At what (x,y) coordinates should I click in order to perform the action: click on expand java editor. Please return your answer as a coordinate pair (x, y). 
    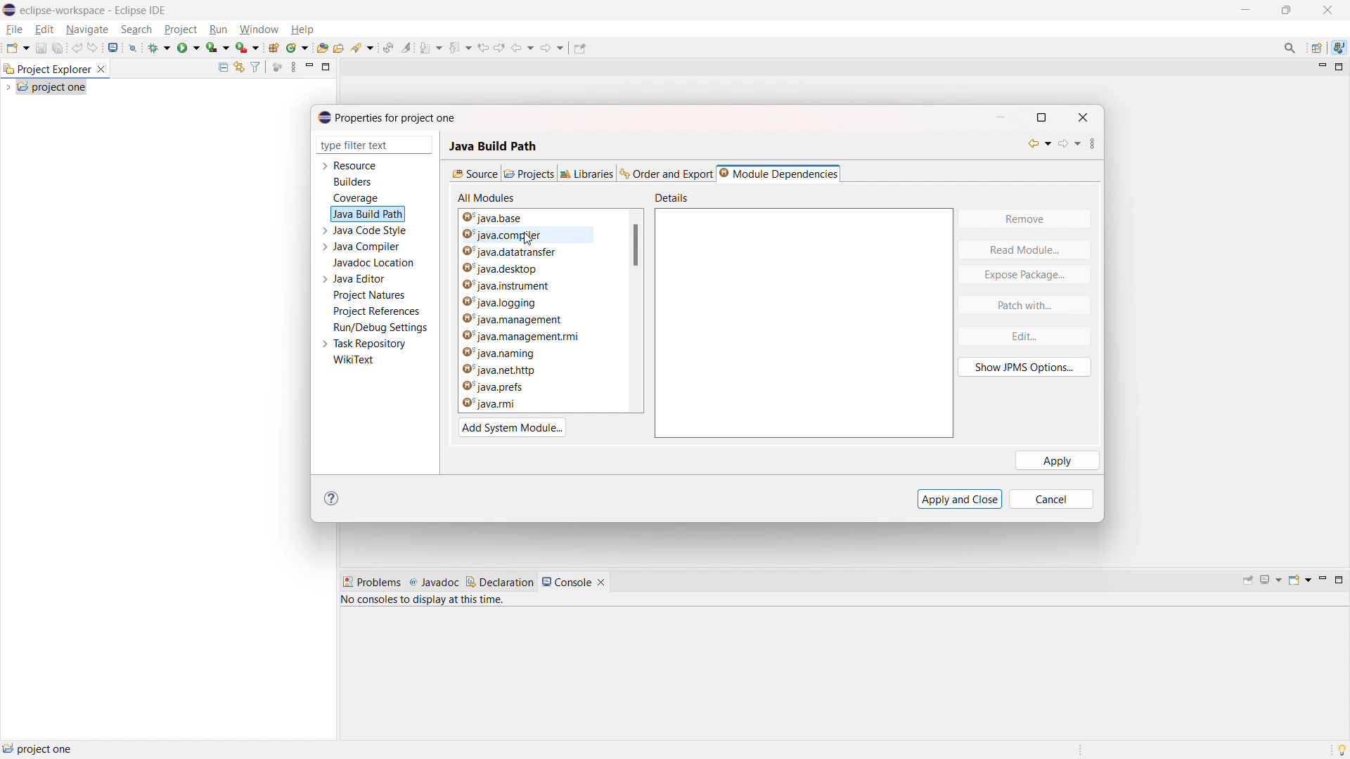
    Looking at the image, I should click on (325, 279).